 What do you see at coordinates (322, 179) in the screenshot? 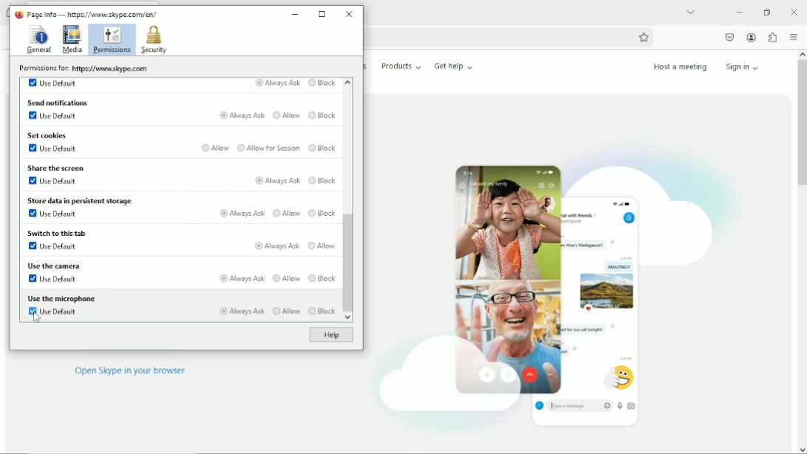
I see `Block` at bounding box center [322, 179].